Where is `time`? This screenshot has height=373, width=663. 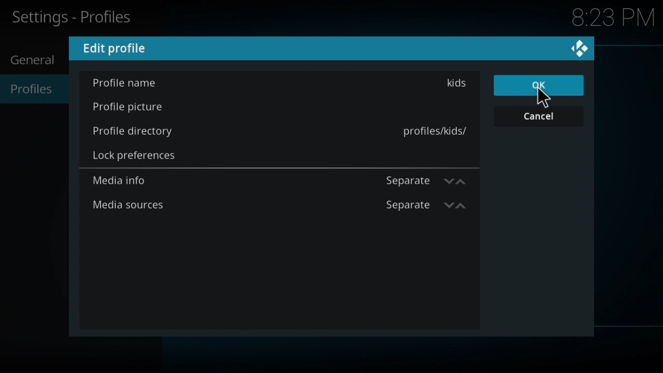 time is located at coordinates (611, 18).